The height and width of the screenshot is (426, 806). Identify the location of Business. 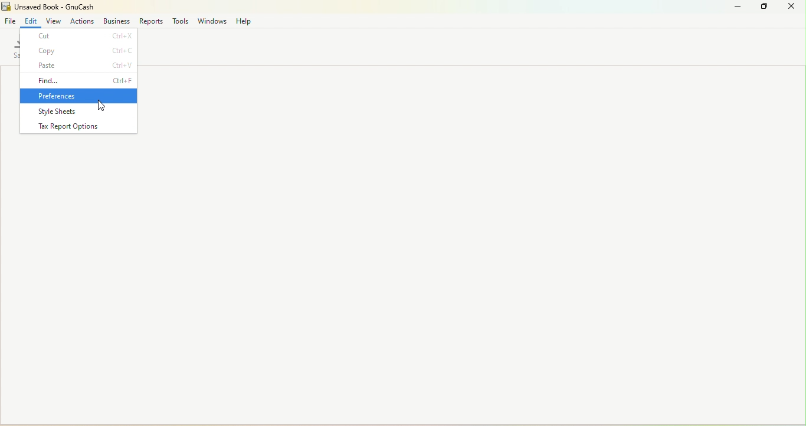
(116, 21).